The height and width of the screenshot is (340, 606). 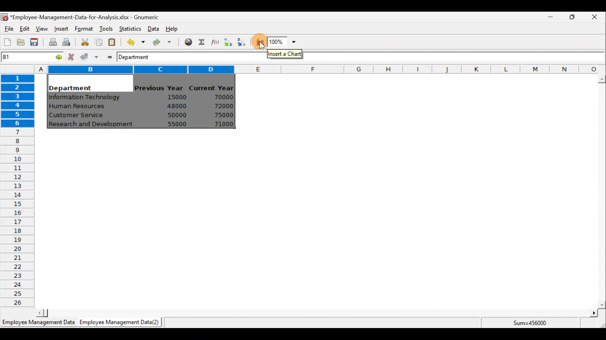 I want to click on Statistics, so click(x=129, y=28).